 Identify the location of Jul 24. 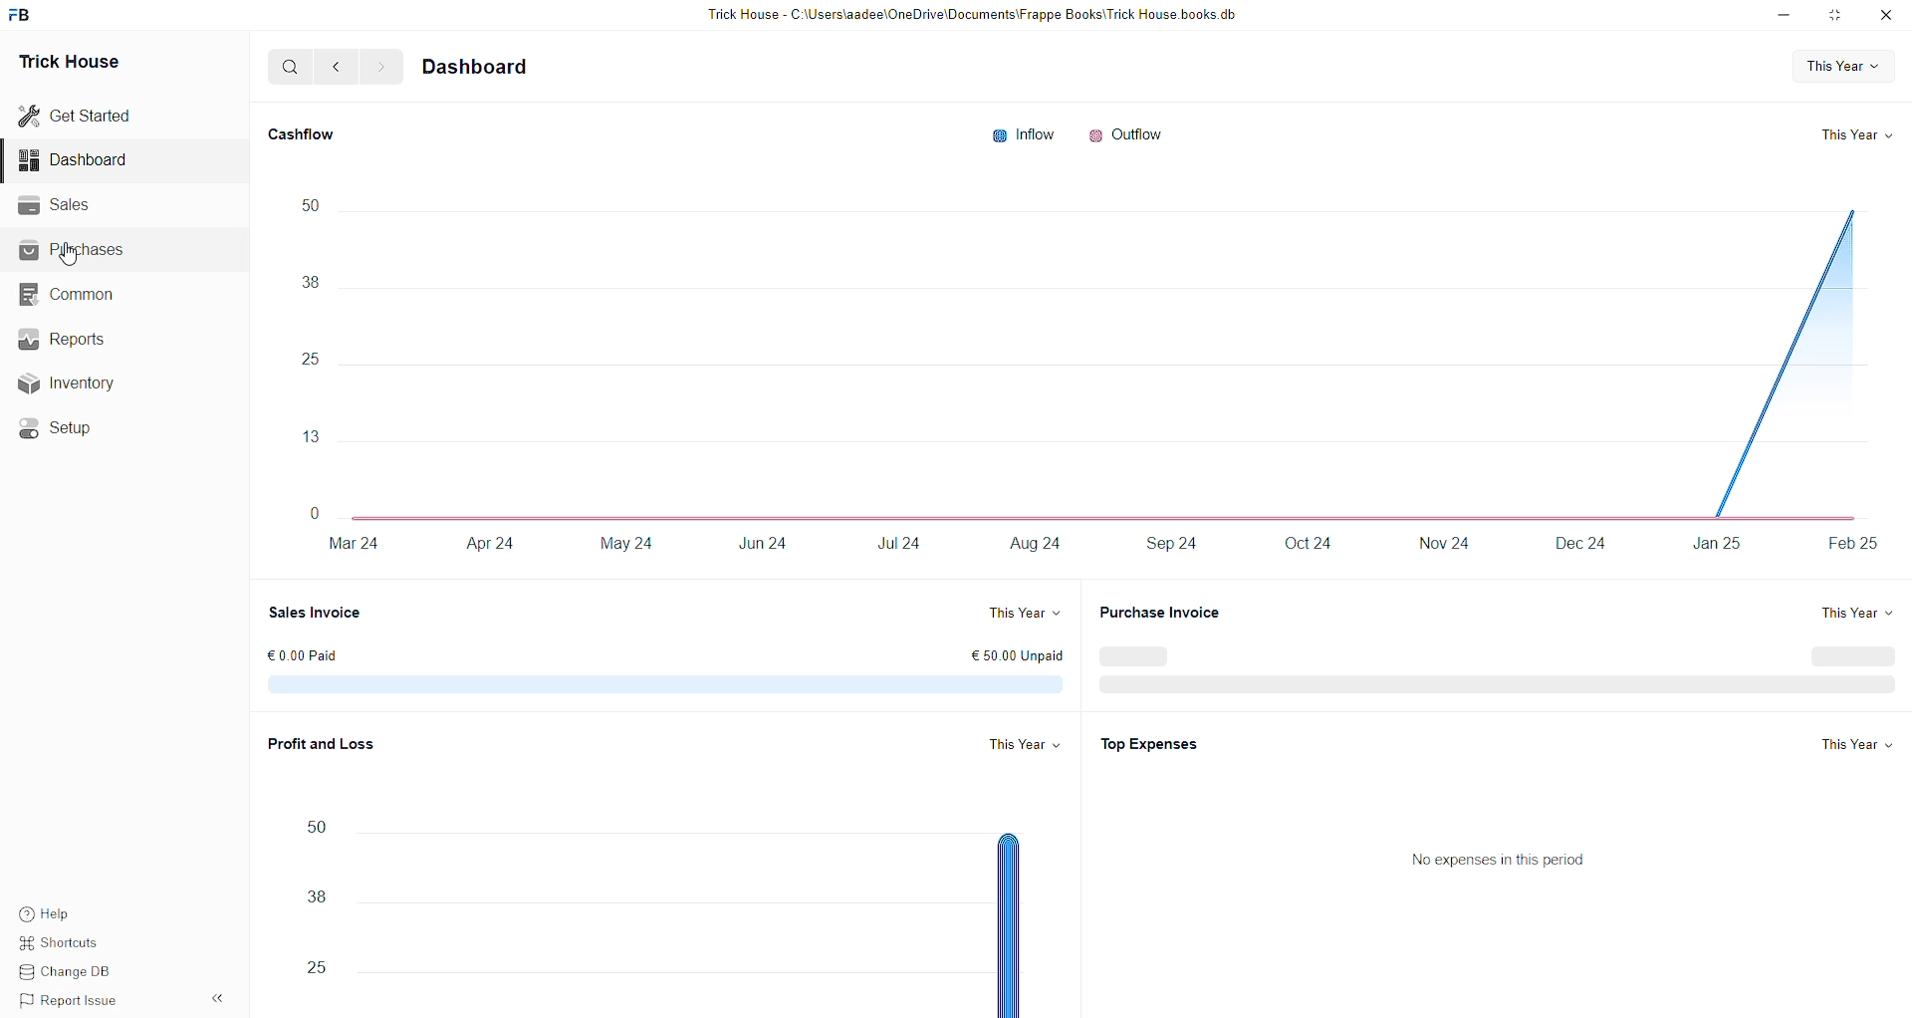
(907, 543).